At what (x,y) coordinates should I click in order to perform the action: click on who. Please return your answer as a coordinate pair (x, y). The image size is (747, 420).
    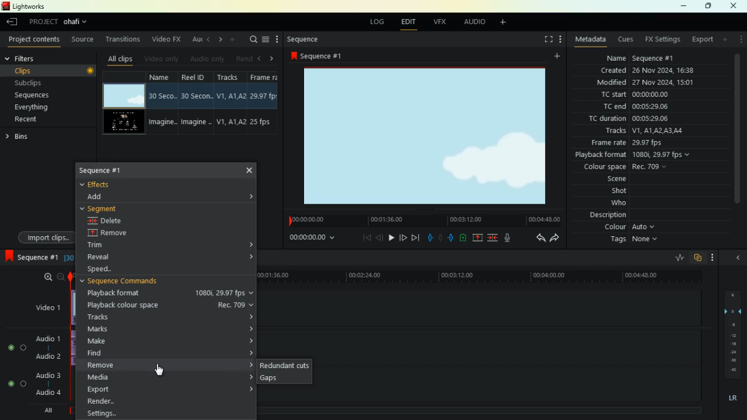
    Looking at the image, I should click on (622, 203).